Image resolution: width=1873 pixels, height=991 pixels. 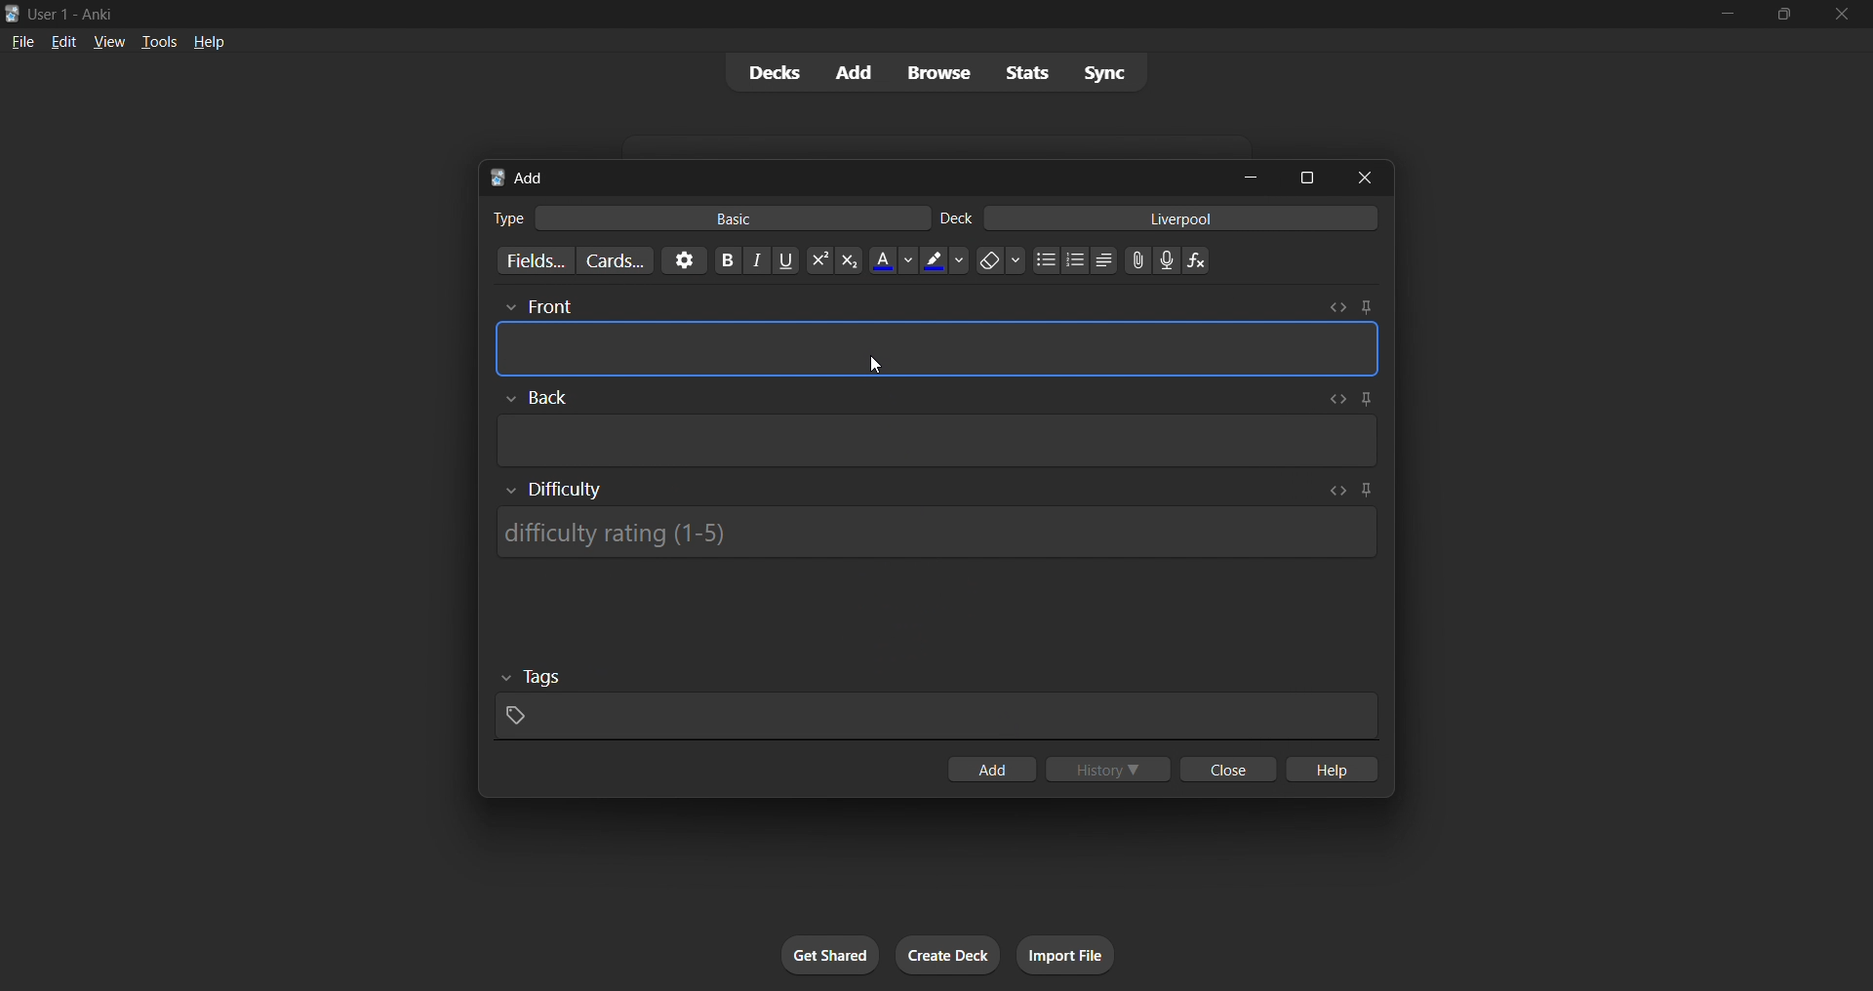 What do you see at coordinates (956, 218) in the screenshot?
I see `Text` at bounding box center [956, 218].